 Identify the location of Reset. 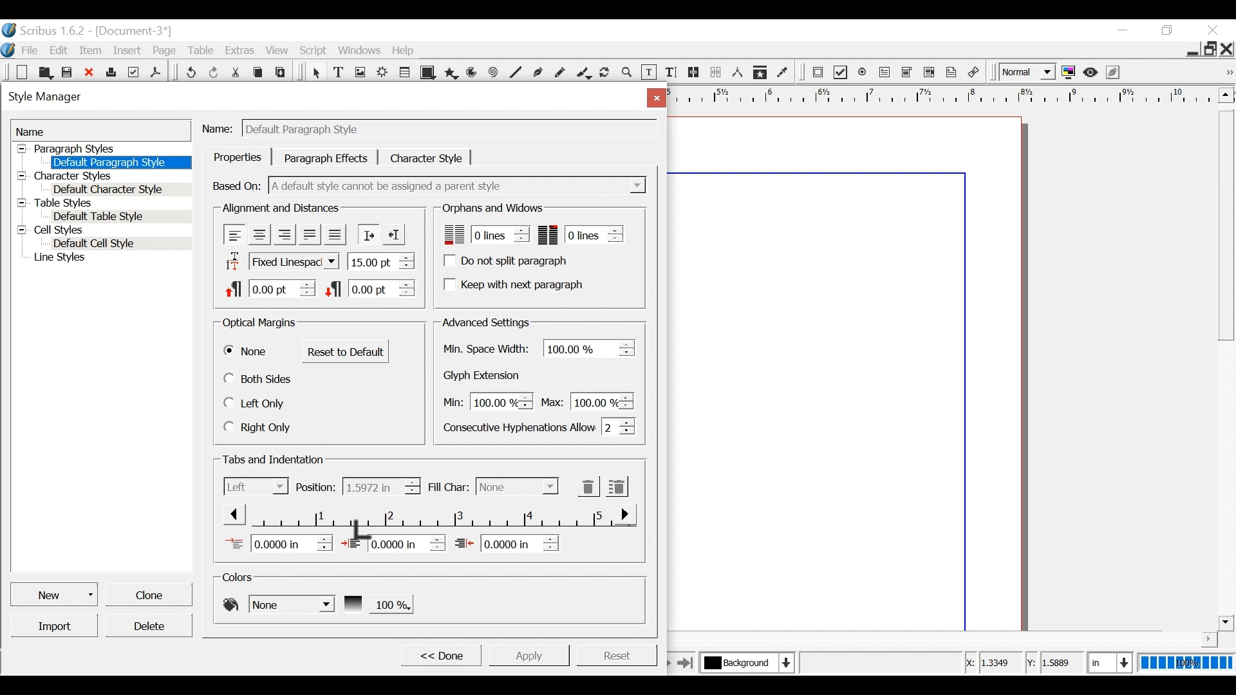
(617, 654).